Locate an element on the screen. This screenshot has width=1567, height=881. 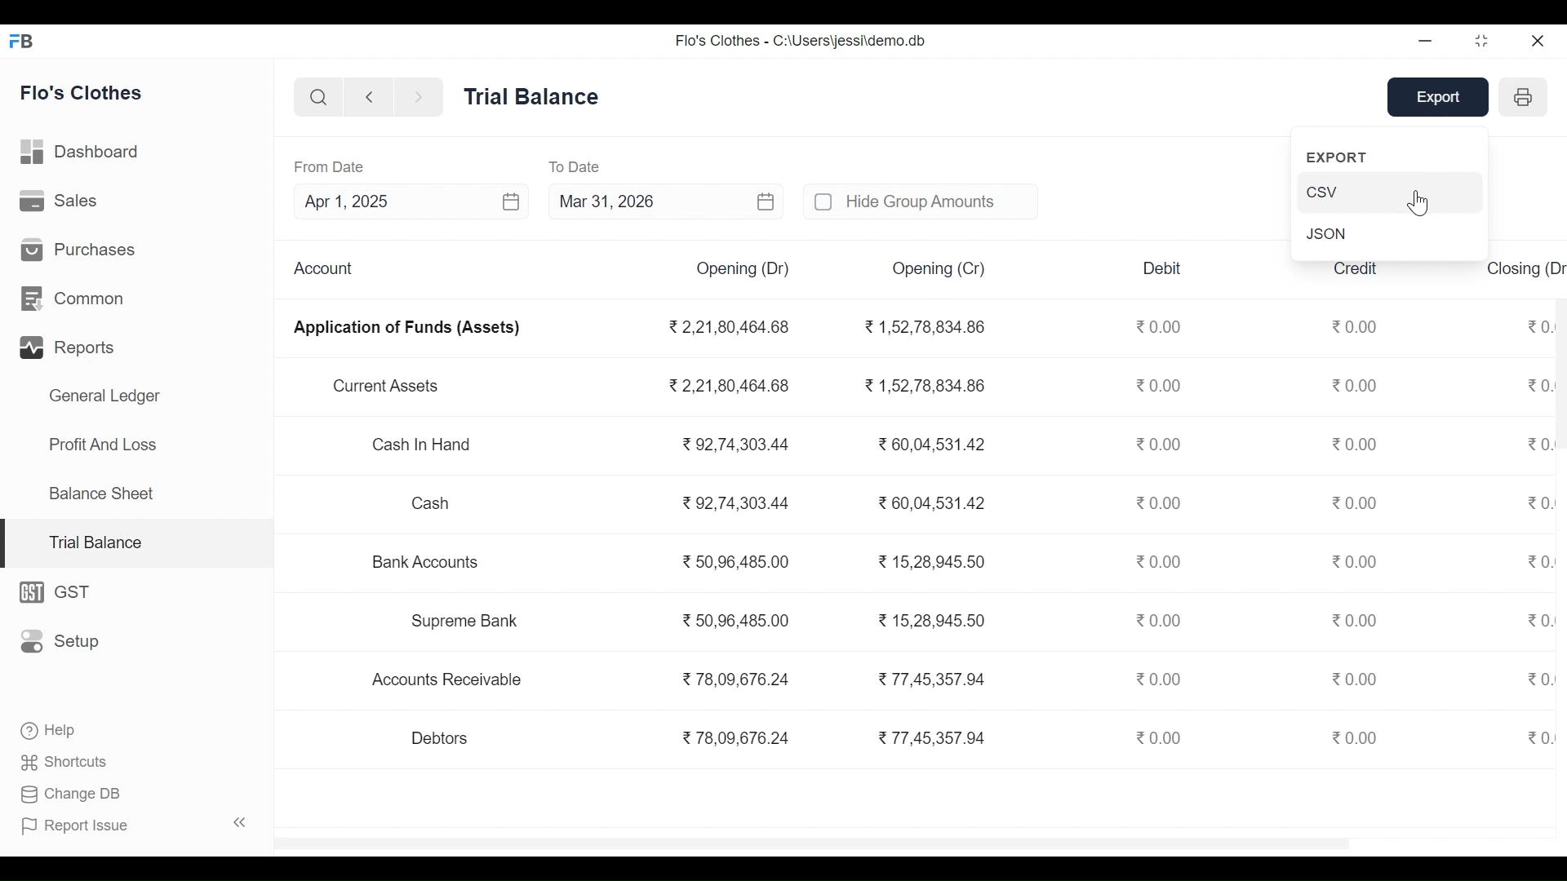
0.00 is located at coordinates (1358, 737).